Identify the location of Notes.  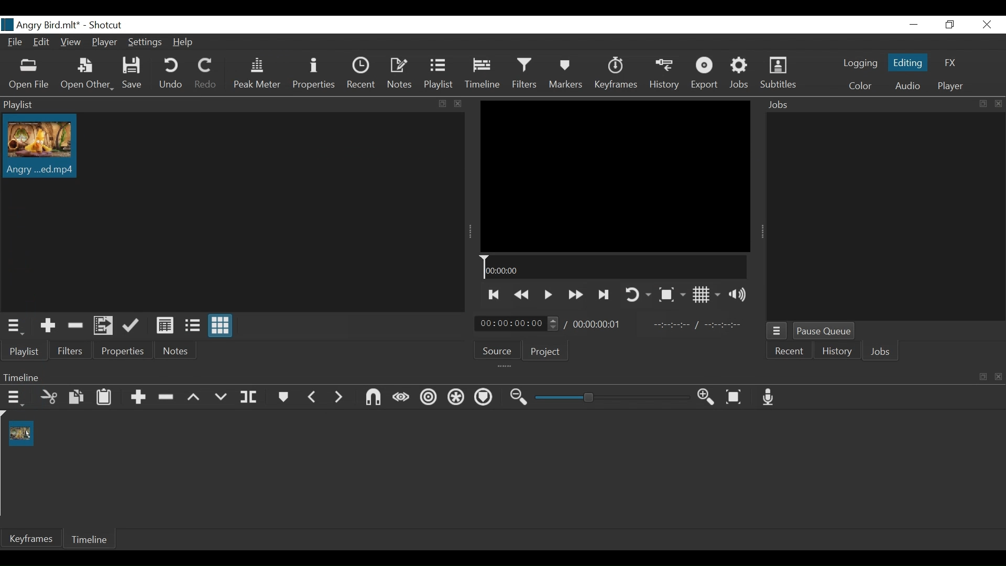
(177, 349).